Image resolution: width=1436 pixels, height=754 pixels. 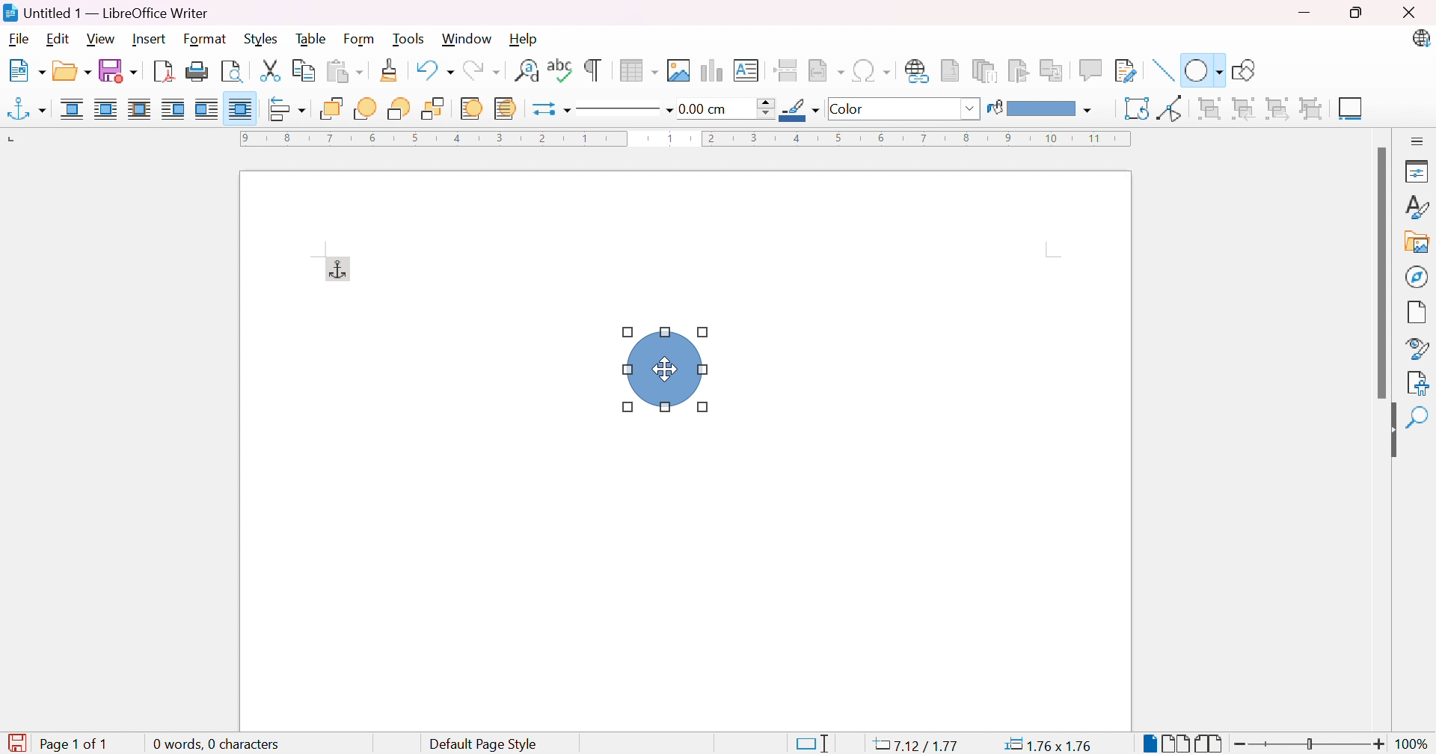 I want to click on Properties, so click(x=1420, y=171).